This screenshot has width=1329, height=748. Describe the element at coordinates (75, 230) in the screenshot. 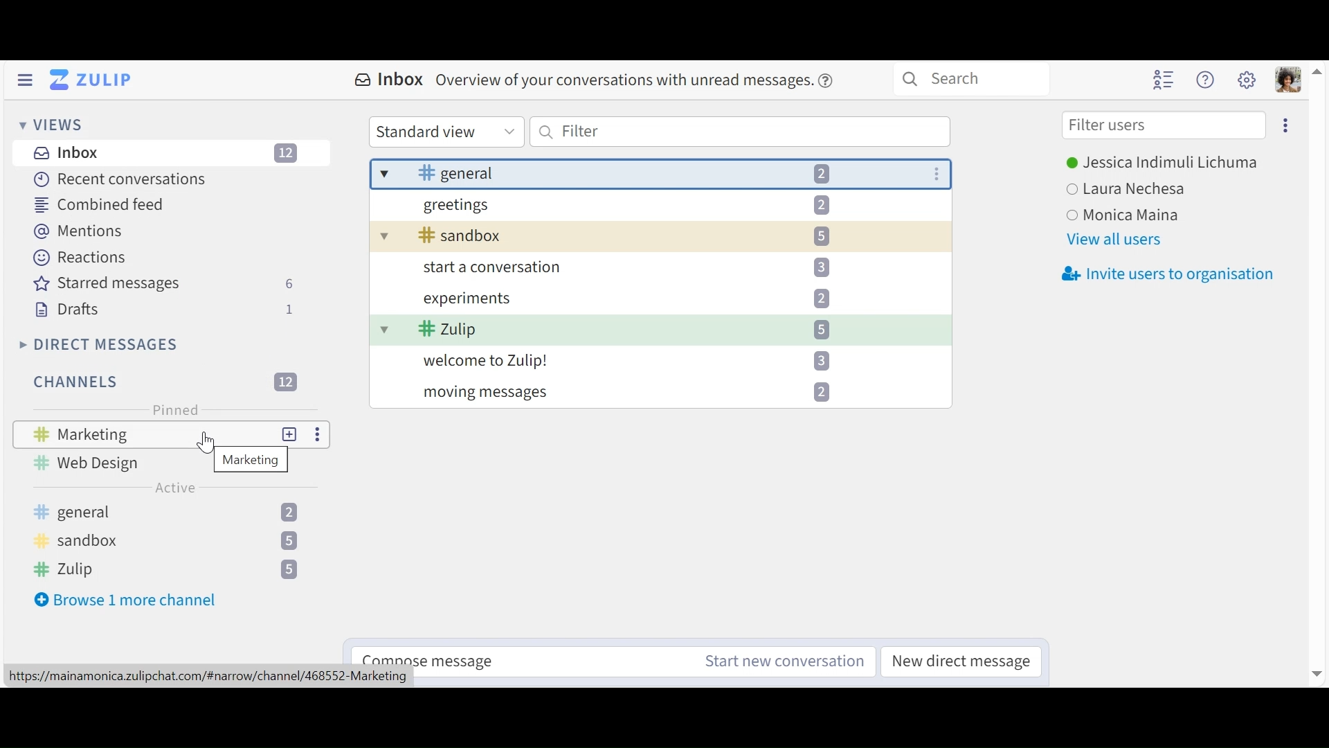

I see `Mentions` at that location.